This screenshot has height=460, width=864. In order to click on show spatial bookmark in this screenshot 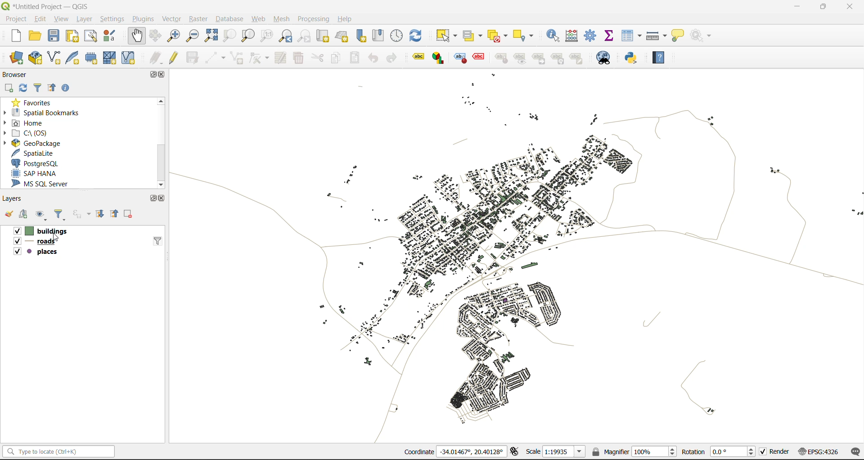, I will do `click(380, 36)`.